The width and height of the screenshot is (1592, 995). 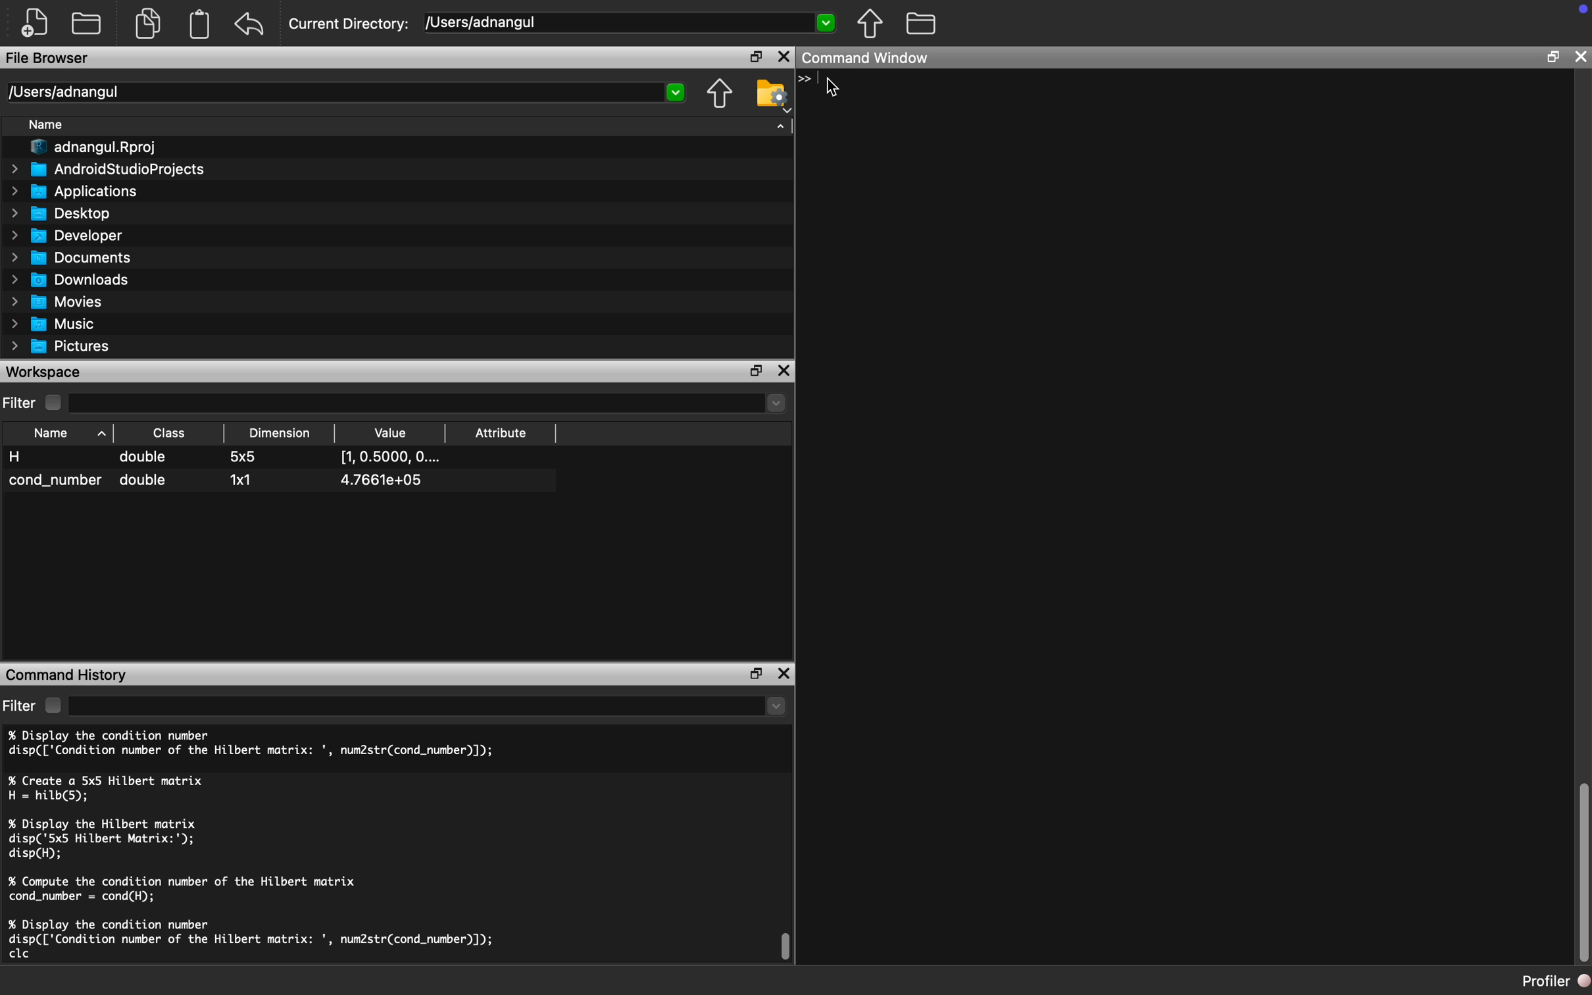 What do you see at coordinates (720, 93) in the screenshot?
I see `Parent Directory` at bounding box center [720, 93].